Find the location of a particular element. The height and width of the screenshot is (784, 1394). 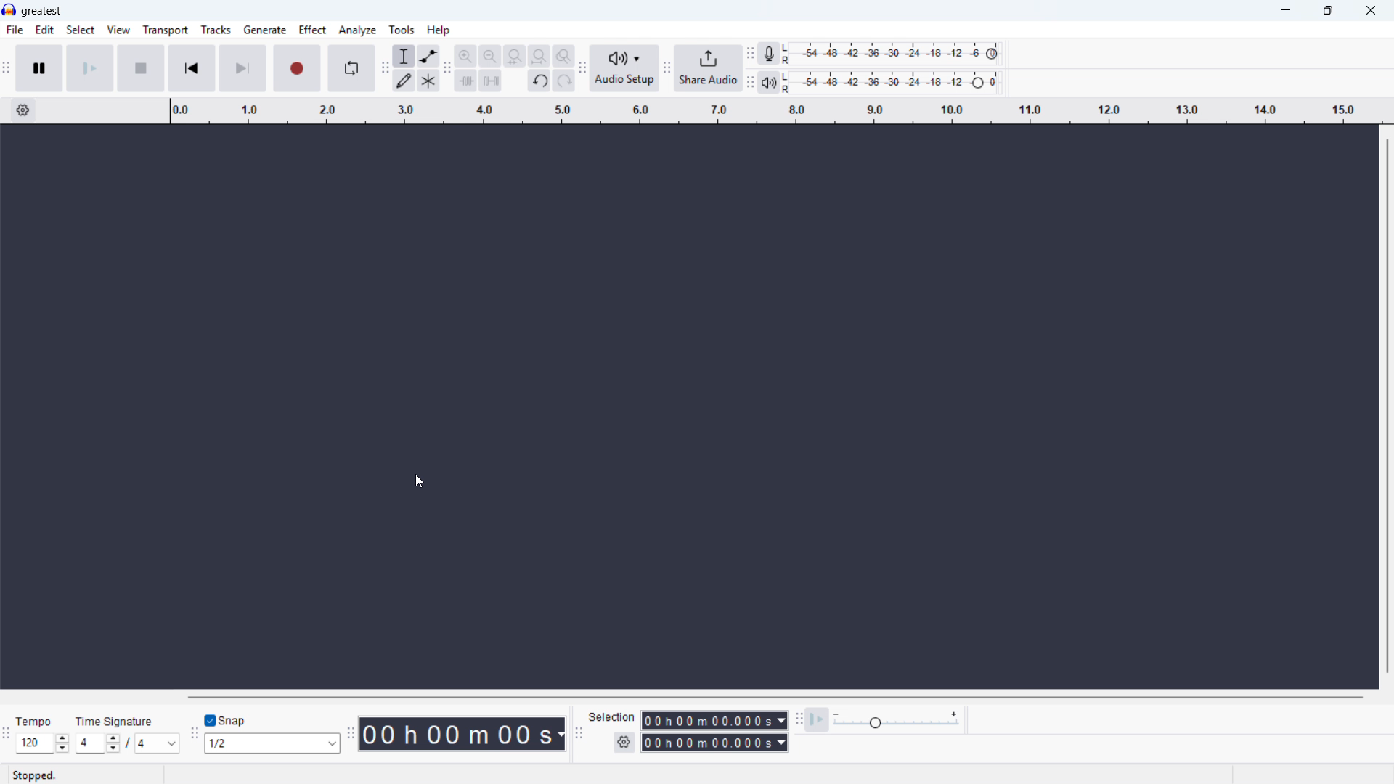

Set tempo  is located at coordinates (43, 743).